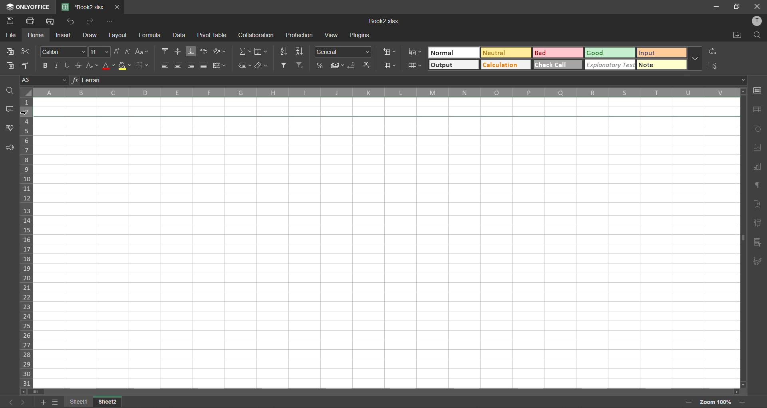  Describe the element at coordinates (64, 34) in the screenshot. I see `insert` at that location.